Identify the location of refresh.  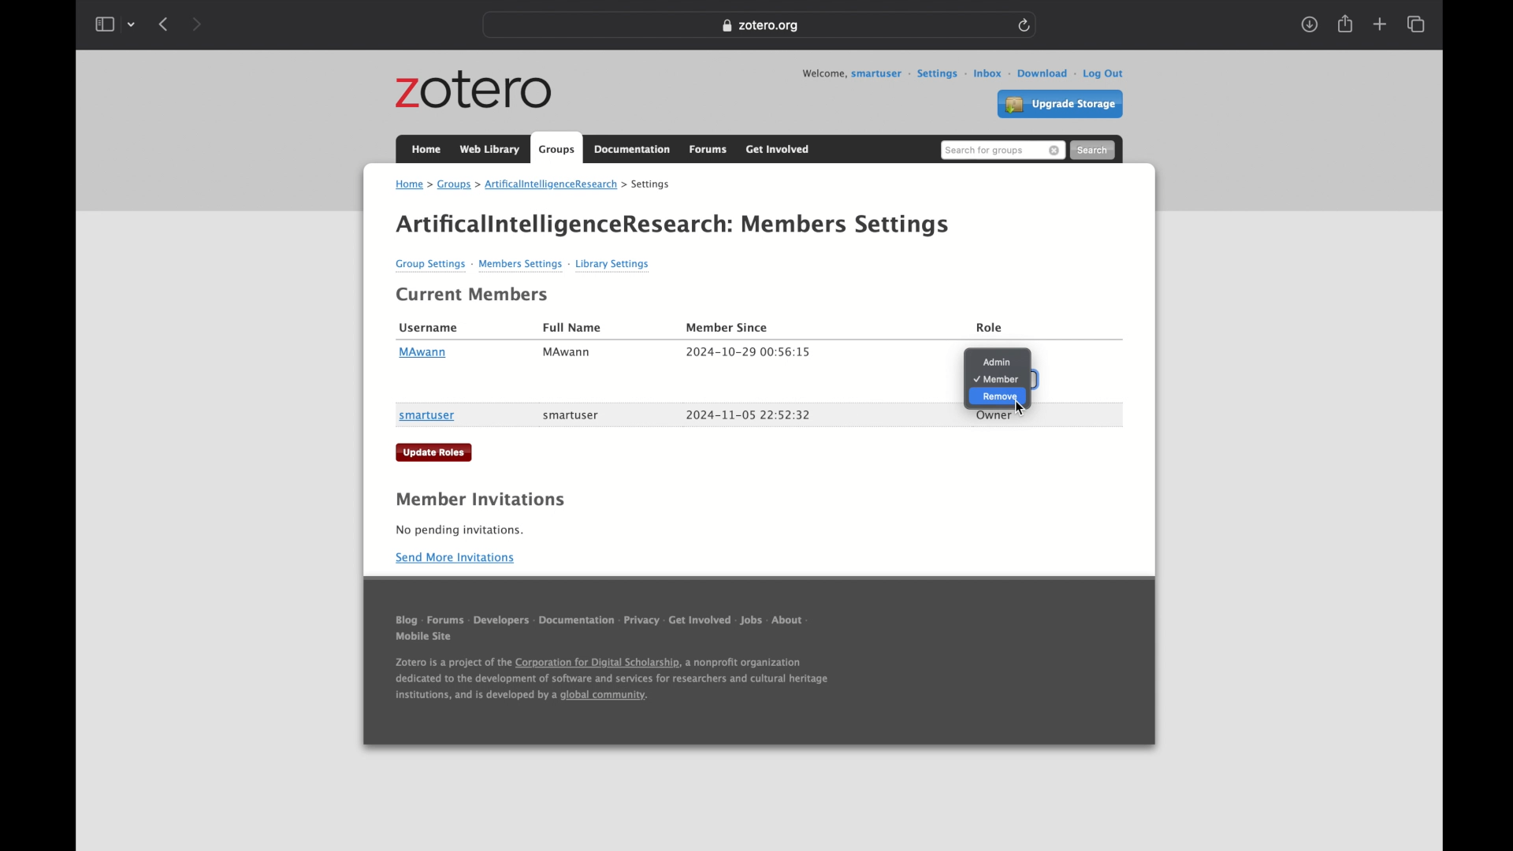
(1025, 25).